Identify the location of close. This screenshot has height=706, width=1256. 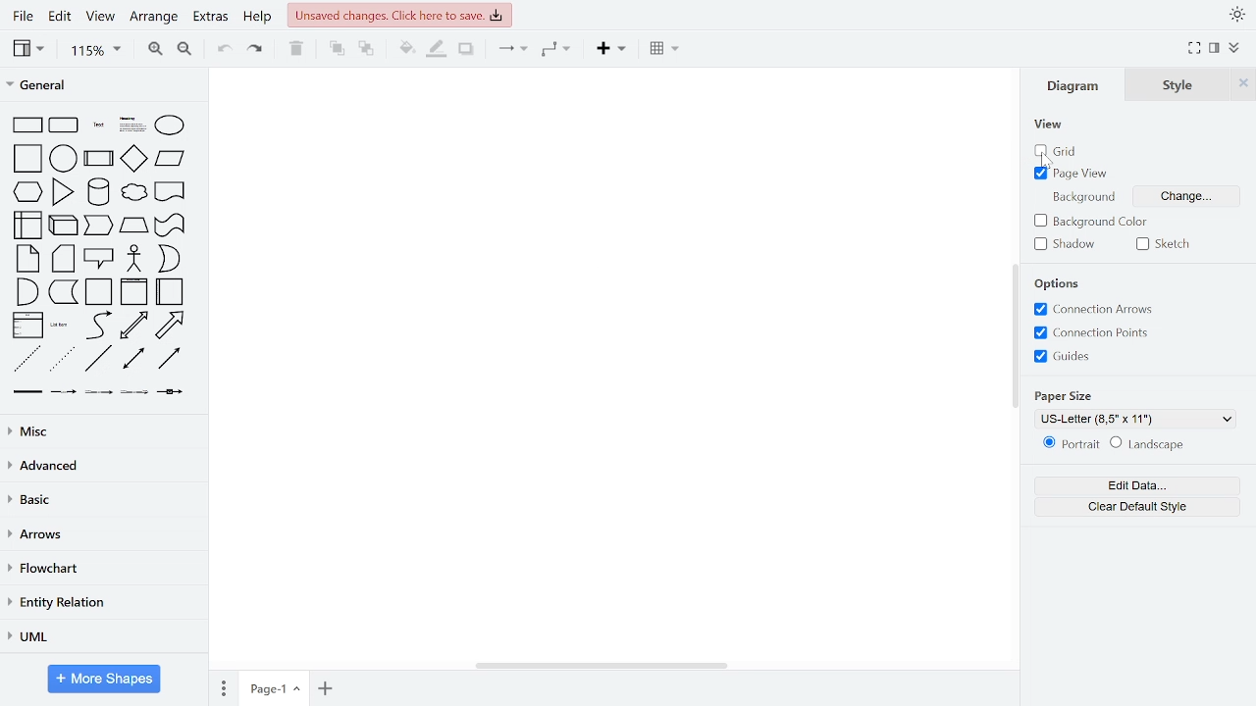
(1242, 86).